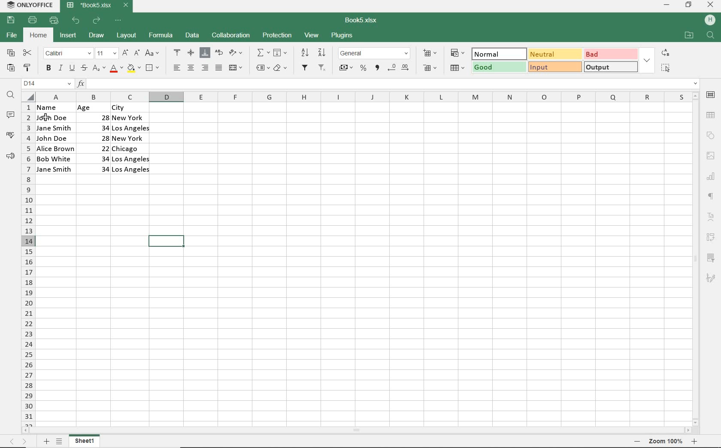 The image size is (721, 448). Describe the element at coordinates (263, 52) in the screenshot. I see `INSERT FUNCTION` at that location.